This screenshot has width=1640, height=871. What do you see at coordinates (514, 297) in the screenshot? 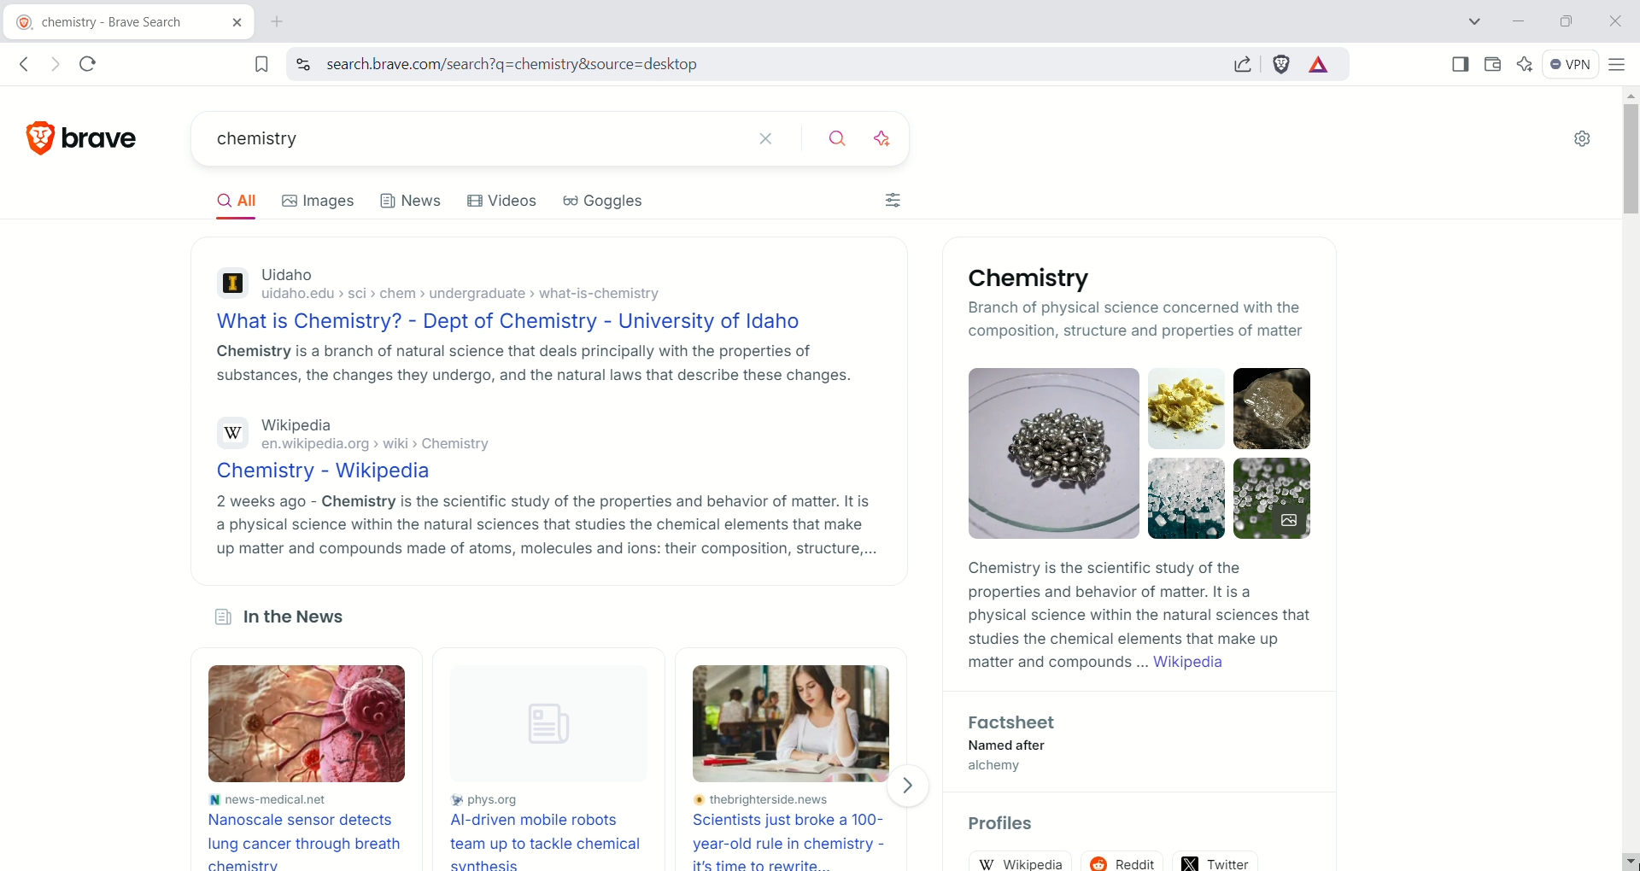
I see `Uidaho uidaho.edu › sci › chem › undergraduate › what-is-chemistry What is Chemistry? - Dept of Chemistry - University of Idaho` at bounding box center [514, 297].